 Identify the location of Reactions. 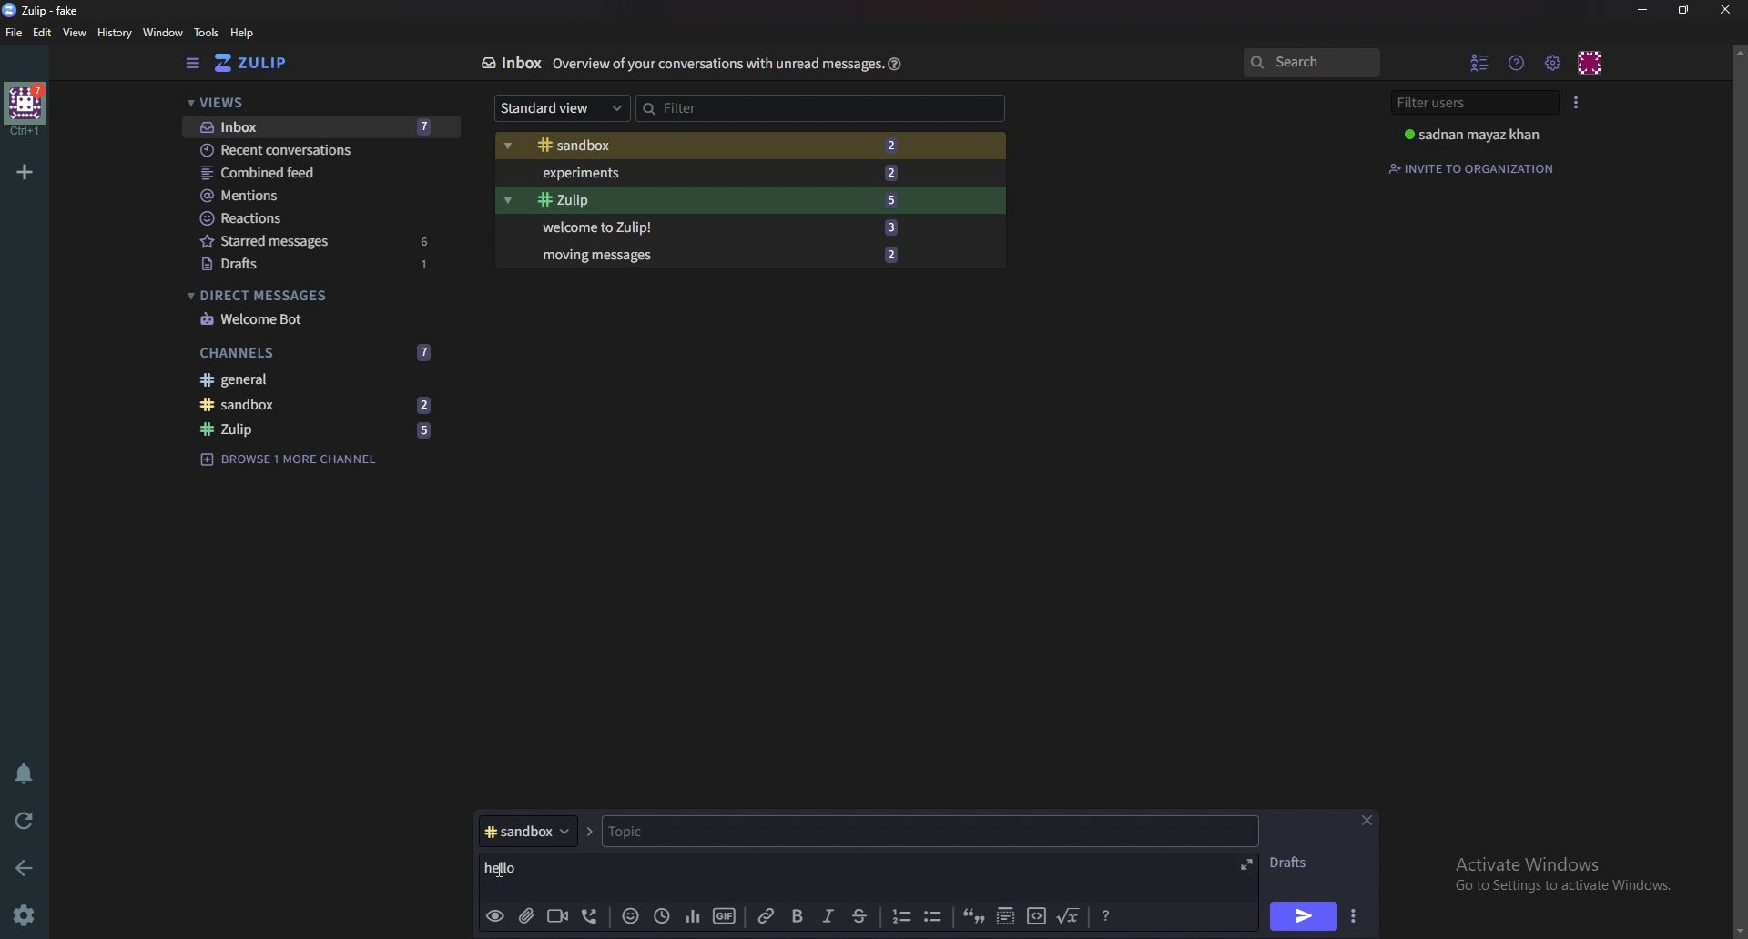
(315, 218).